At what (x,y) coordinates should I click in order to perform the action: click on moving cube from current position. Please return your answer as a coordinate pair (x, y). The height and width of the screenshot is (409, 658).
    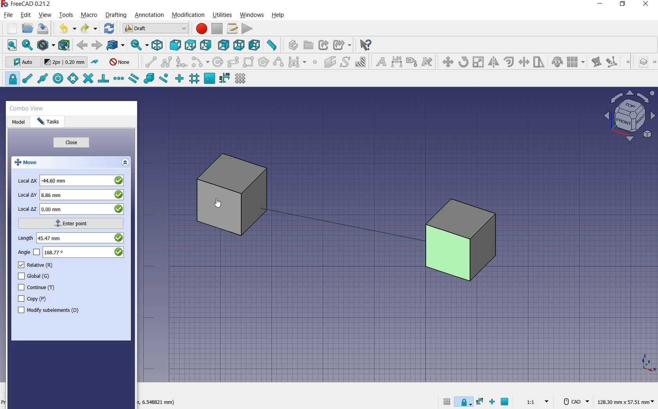
    Looking at the image, I should click on (346, 217).